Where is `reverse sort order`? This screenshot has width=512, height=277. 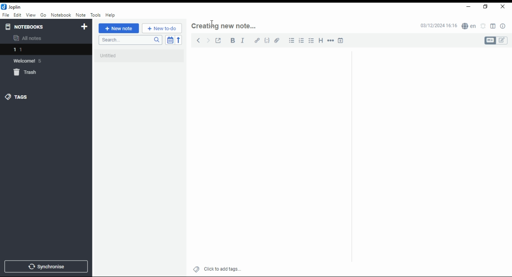
reverse sort order is located at coordinates (178, 40).